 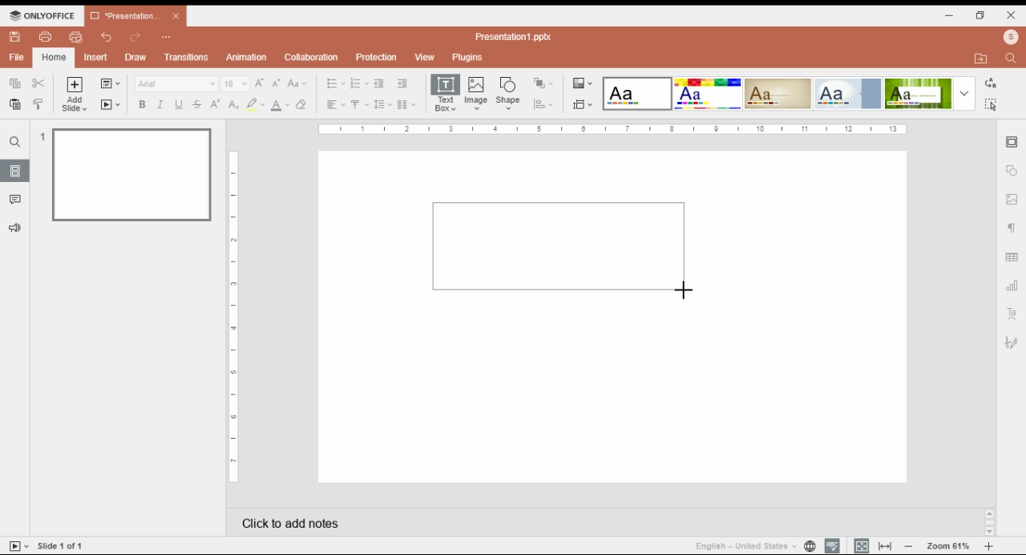 What do you see at coordinates (61, 545) in the screenshot?
I see `Slide 1 of 1` at bounding box center [61, 545].